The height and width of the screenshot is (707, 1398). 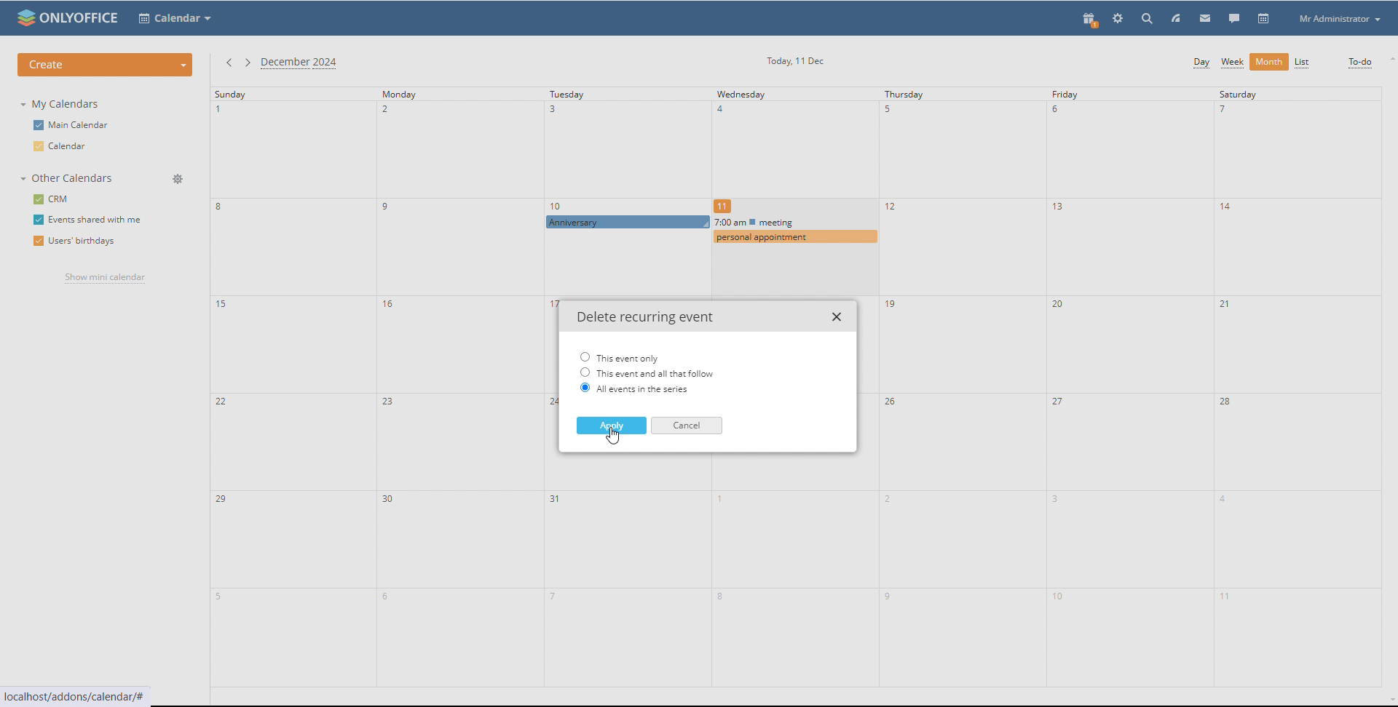 I want to click on events shared with me, so click(x=90, y=220).